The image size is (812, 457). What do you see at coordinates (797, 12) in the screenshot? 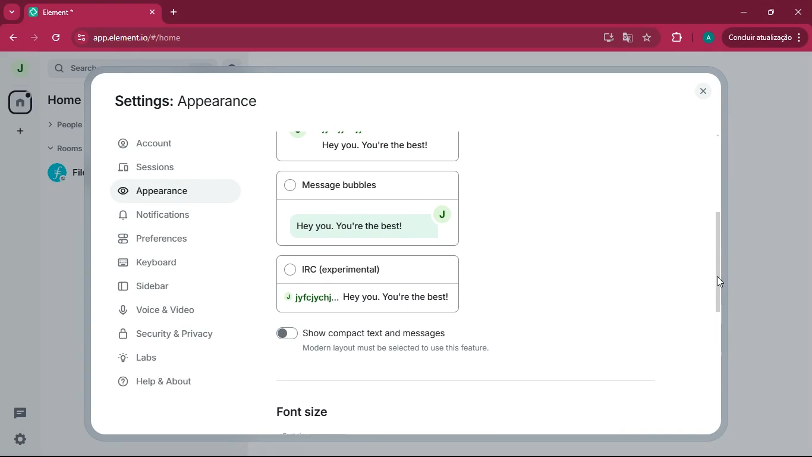
I see `close` at bounding box center [797, 12].